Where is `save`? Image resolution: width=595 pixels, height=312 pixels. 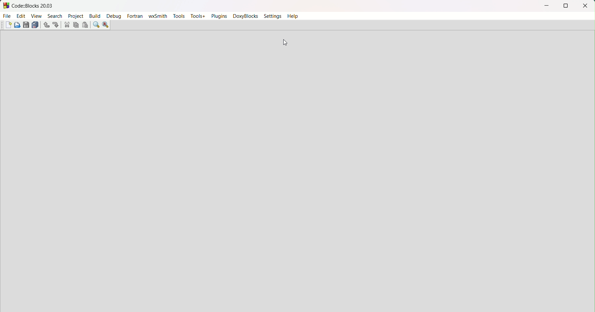
save is located at coordinates (26, 24).